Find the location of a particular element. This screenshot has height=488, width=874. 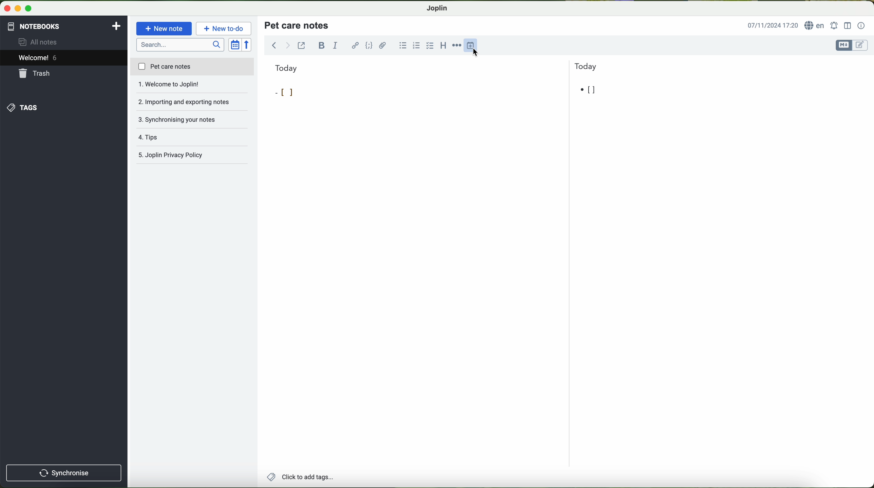

tags is located at coordinates (21, 108).